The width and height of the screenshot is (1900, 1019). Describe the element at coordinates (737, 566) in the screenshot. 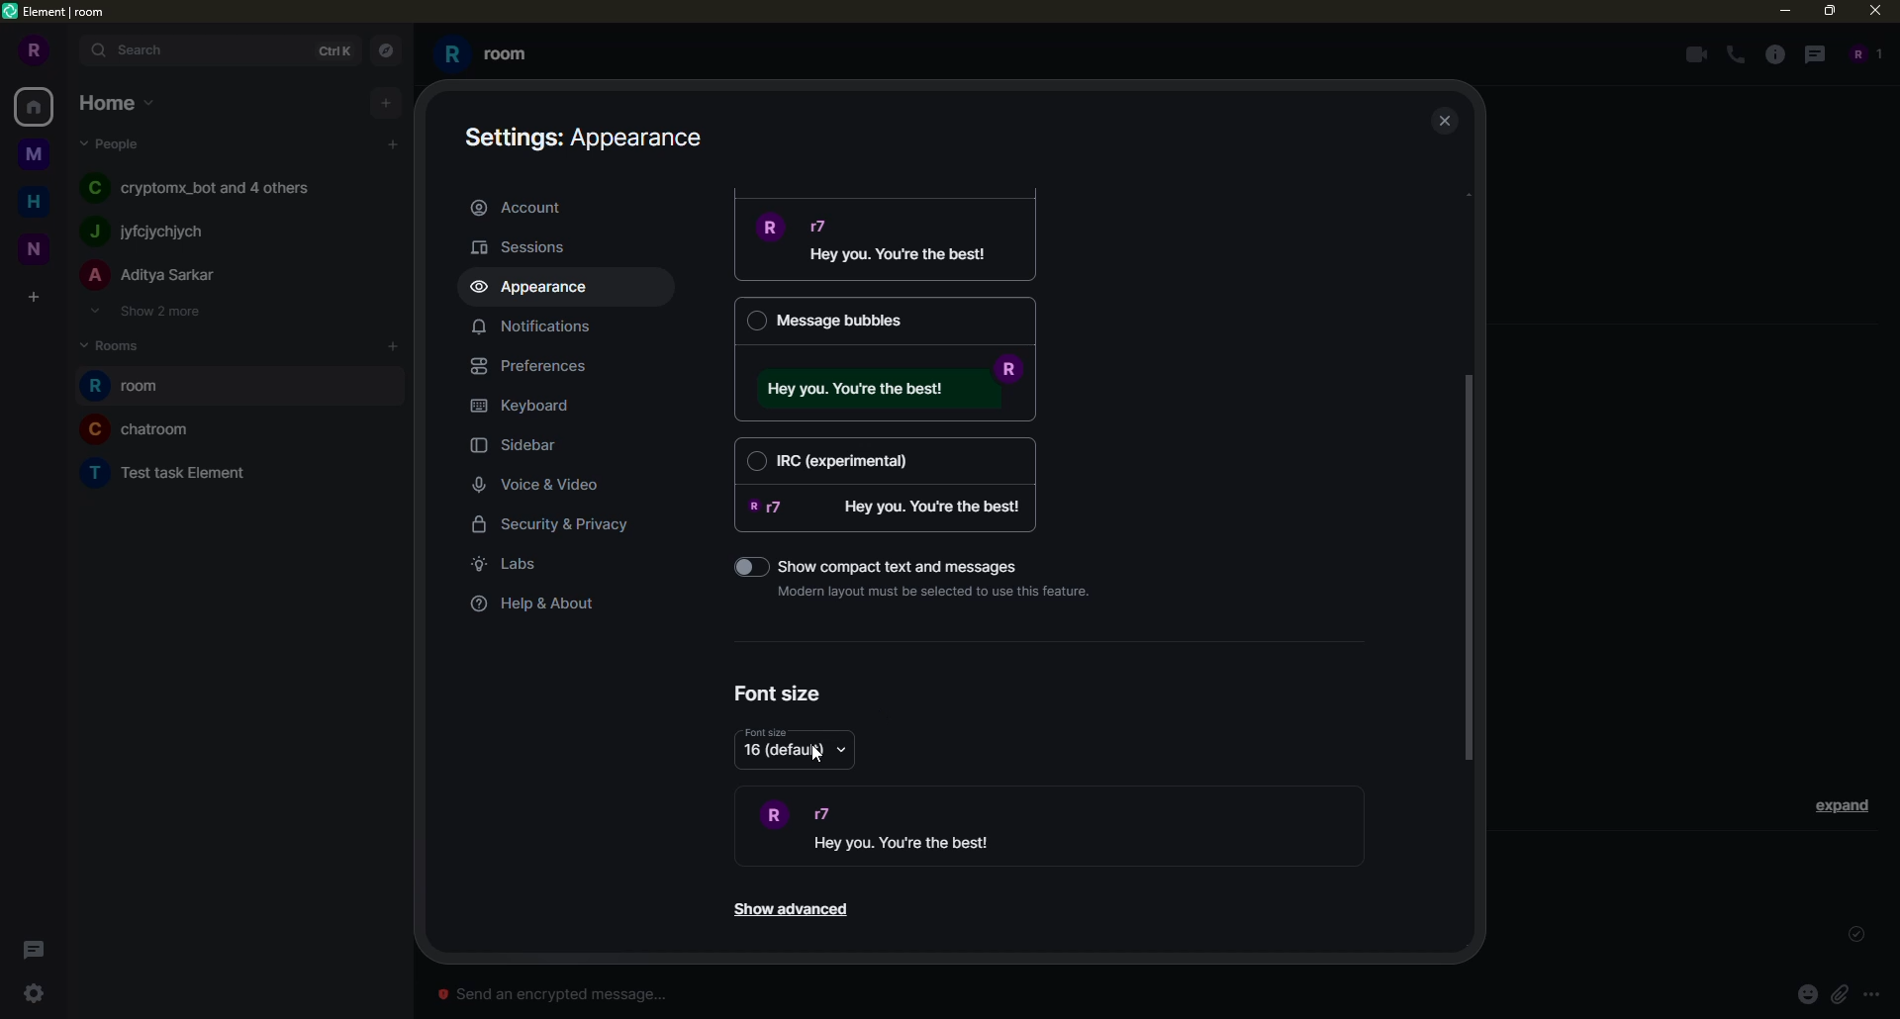

I see `toggle` at that location.